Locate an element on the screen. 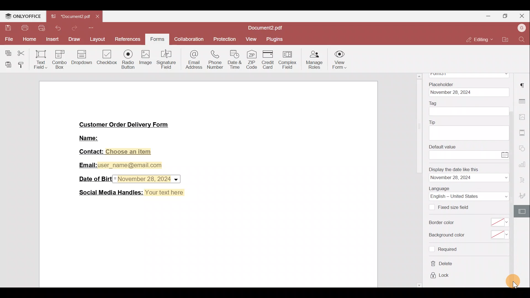 This screenshot has width=530, height=298. Language  is located at coordinates (468, 196).